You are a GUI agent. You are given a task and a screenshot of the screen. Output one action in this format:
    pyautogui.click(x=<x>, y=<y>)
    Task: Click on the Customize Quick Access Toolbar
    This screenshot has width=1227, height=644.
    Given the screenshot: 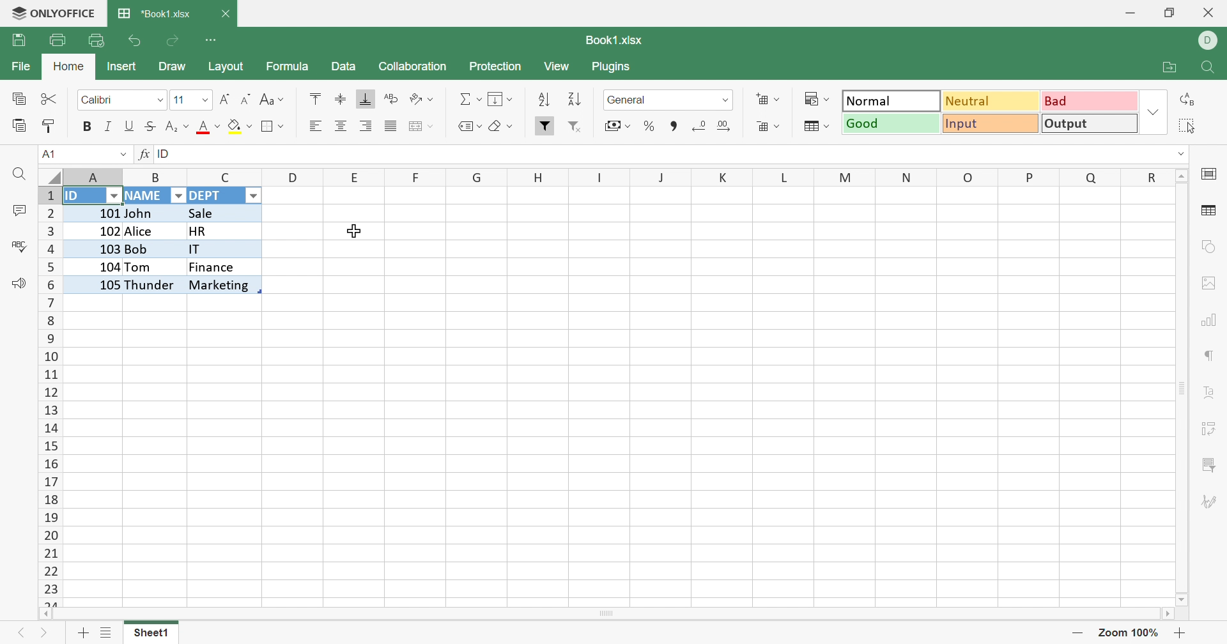 What is the action you would take?
    pyautogui.click(x=213, y=40)
    